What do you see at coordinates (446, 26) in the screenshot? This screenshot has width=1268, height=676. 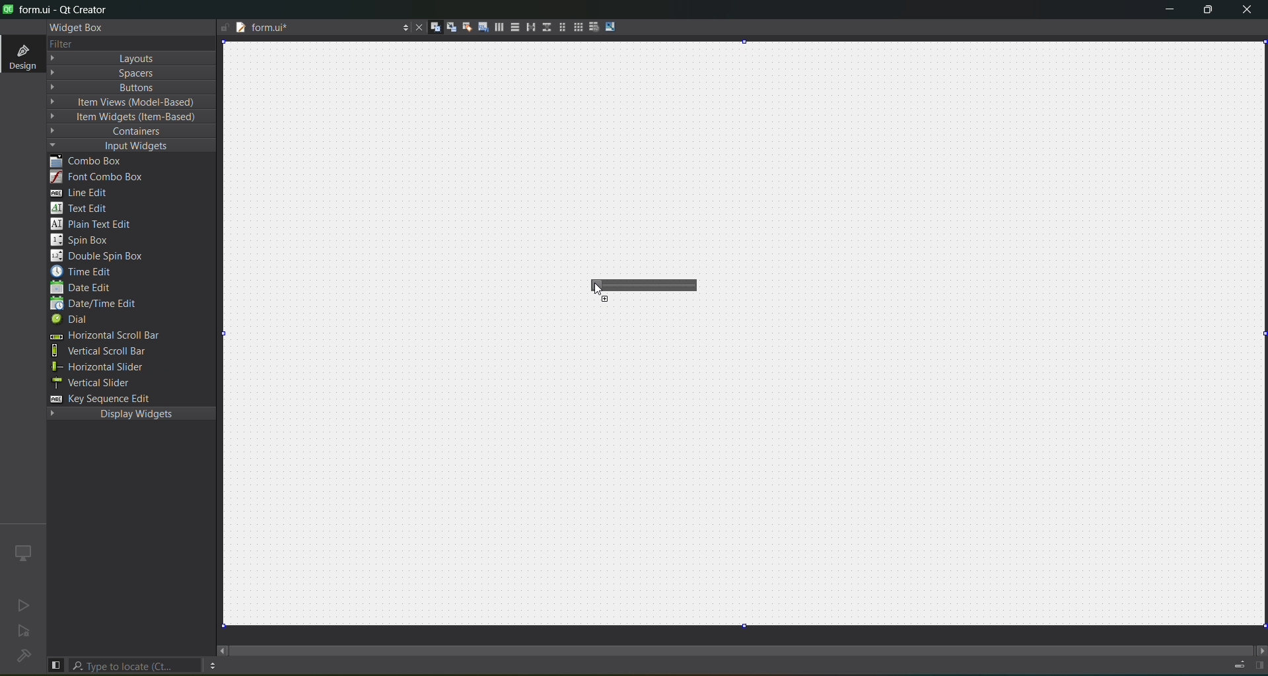 I see `signals` at bounding box center [446, 26].